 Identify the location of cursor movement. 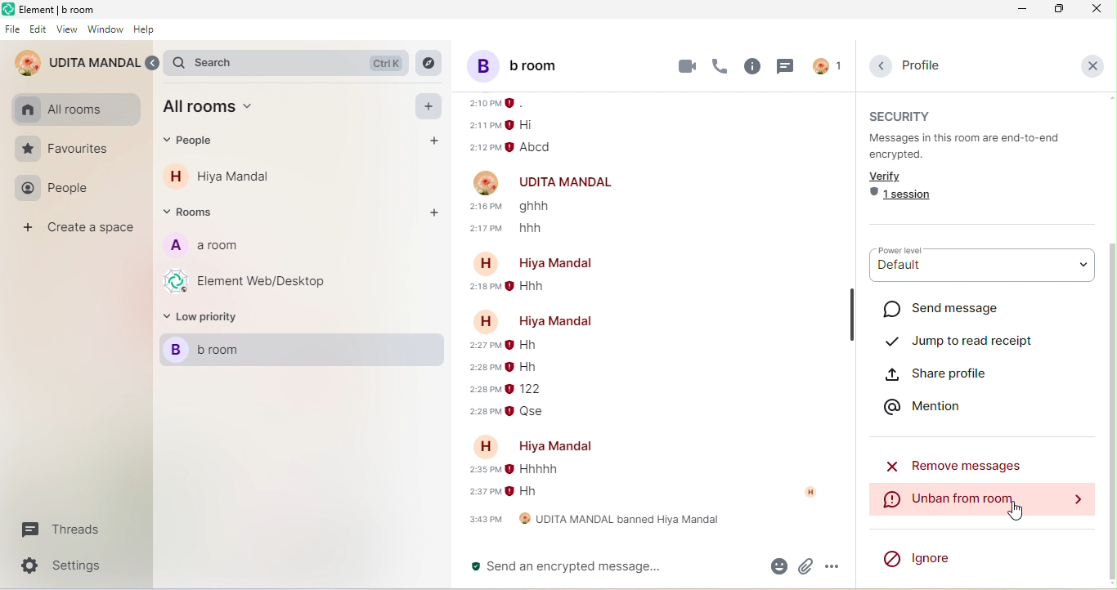
(1022, 511).